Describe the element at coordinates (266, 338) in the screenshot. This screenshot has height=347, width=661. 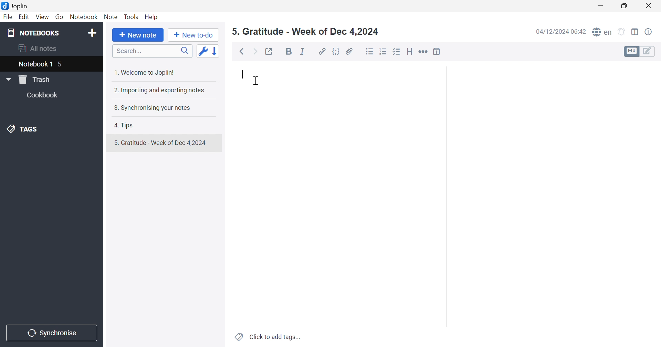
I see `Click to add tags` at that location.